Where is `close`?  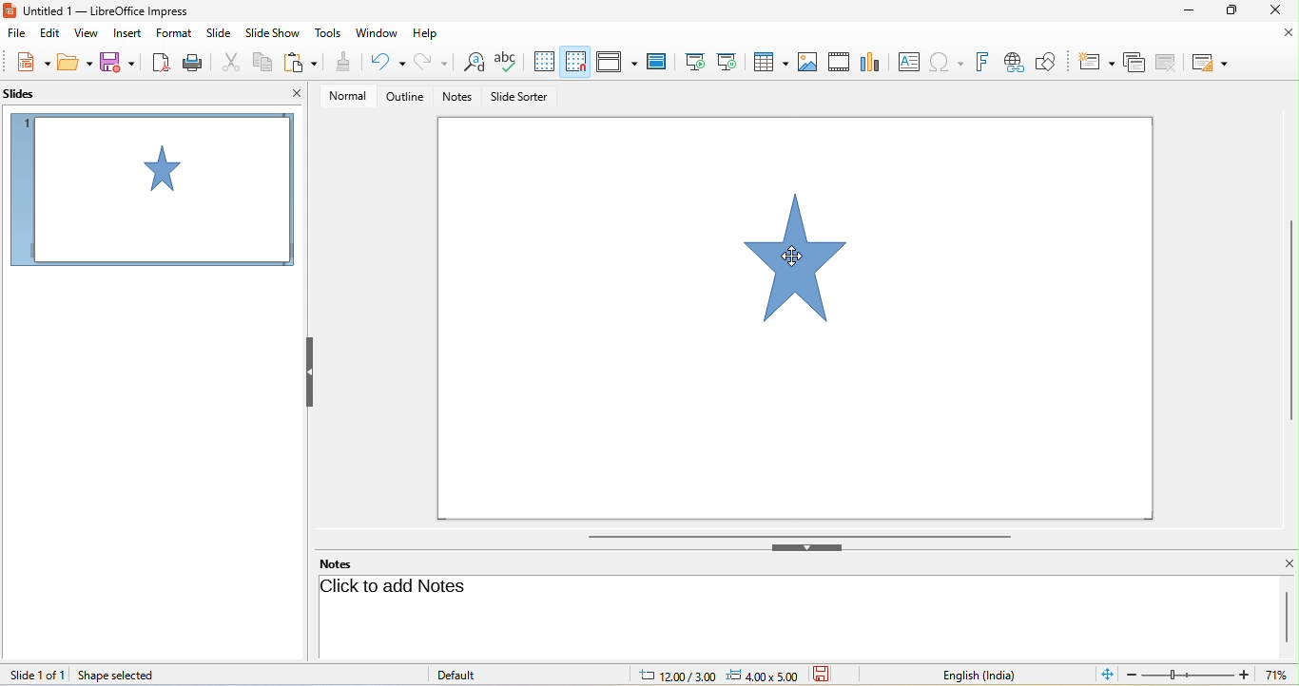
close is located at coordinates (293, 94).